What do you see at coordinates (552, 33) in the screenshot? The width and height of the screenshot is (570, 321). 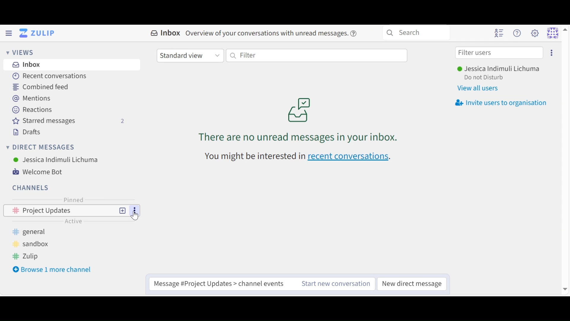 I see `Personal menu` at bounding box center [552, 33].